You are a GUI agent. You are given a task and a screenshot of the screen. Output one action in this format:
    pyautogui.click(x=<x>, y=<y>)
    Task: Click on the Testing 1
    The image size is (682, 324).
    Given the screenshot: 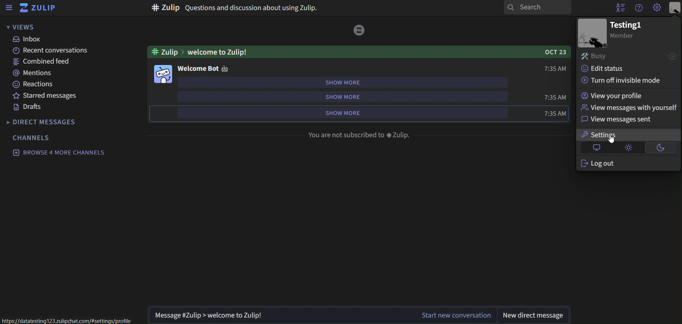 What is the action you would take?
    pyautogui.click(x=629, y=26)
    